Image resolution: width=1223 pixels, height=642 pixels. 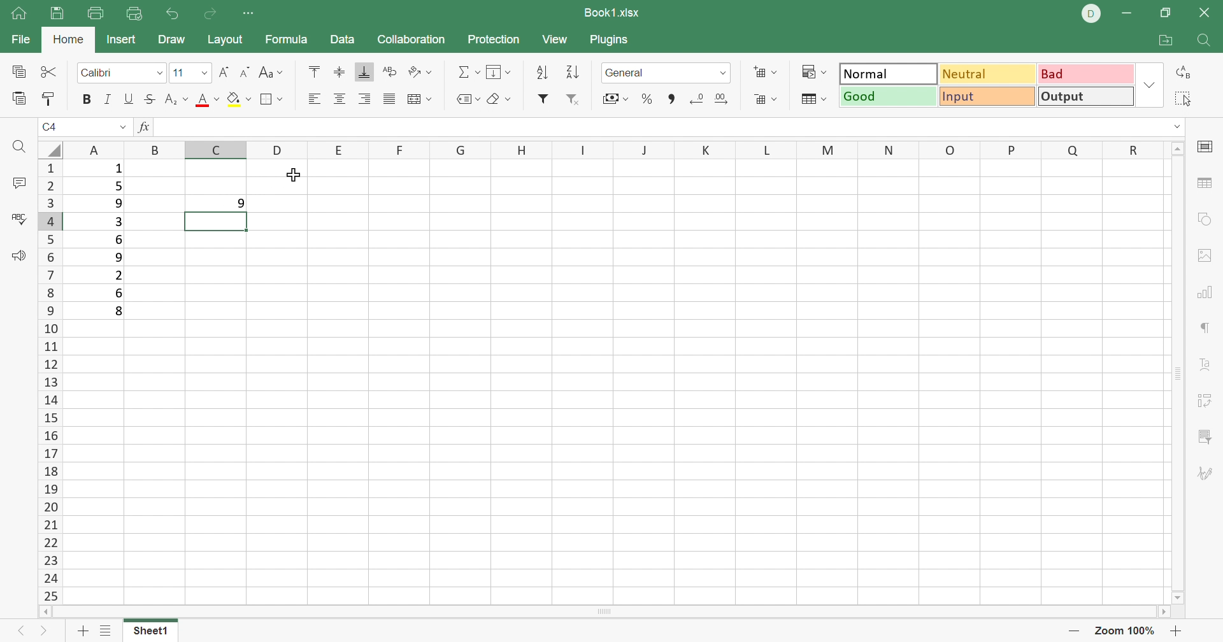 What do you see at coordinates (314, 74) in the screenshot?
I see `Align Top` at bounding box center [314, 74].